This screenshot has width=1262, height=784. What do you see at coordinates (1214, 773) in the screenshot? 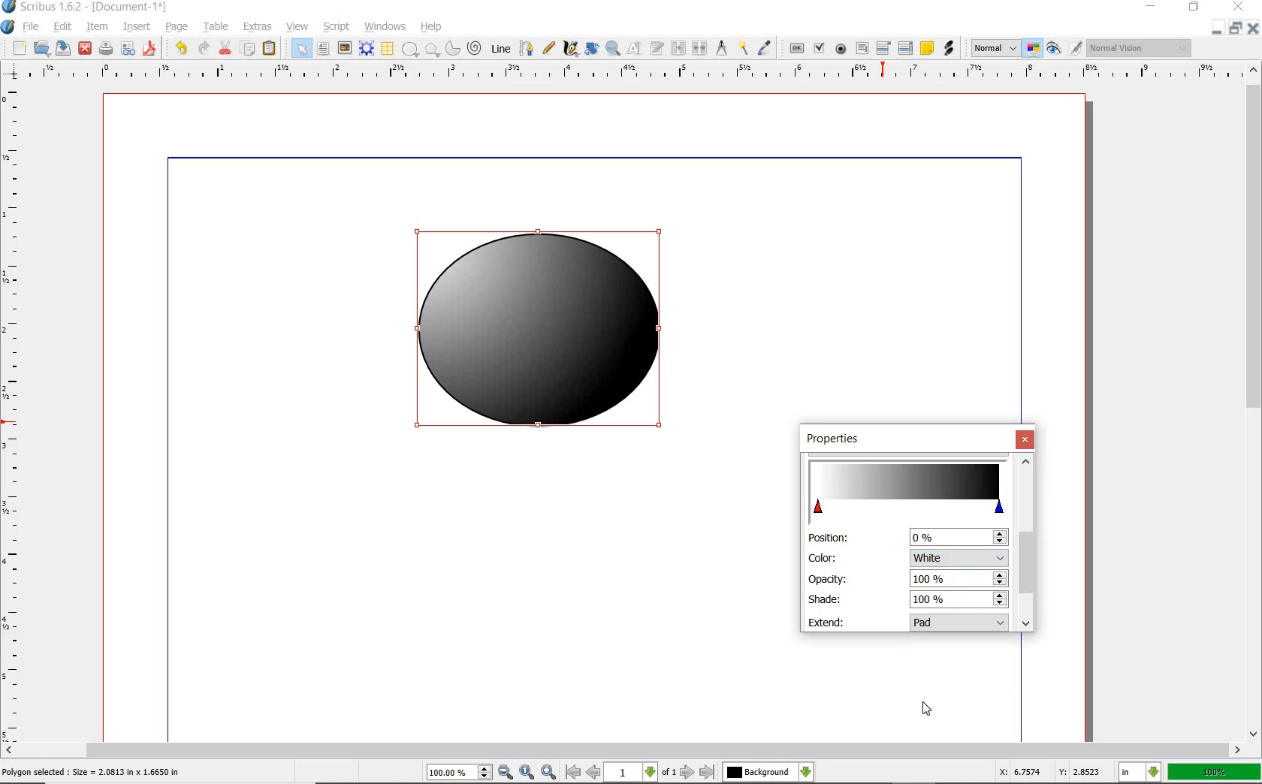
I see `ZOOM FACTOR` at bounding box center [1214, 773].